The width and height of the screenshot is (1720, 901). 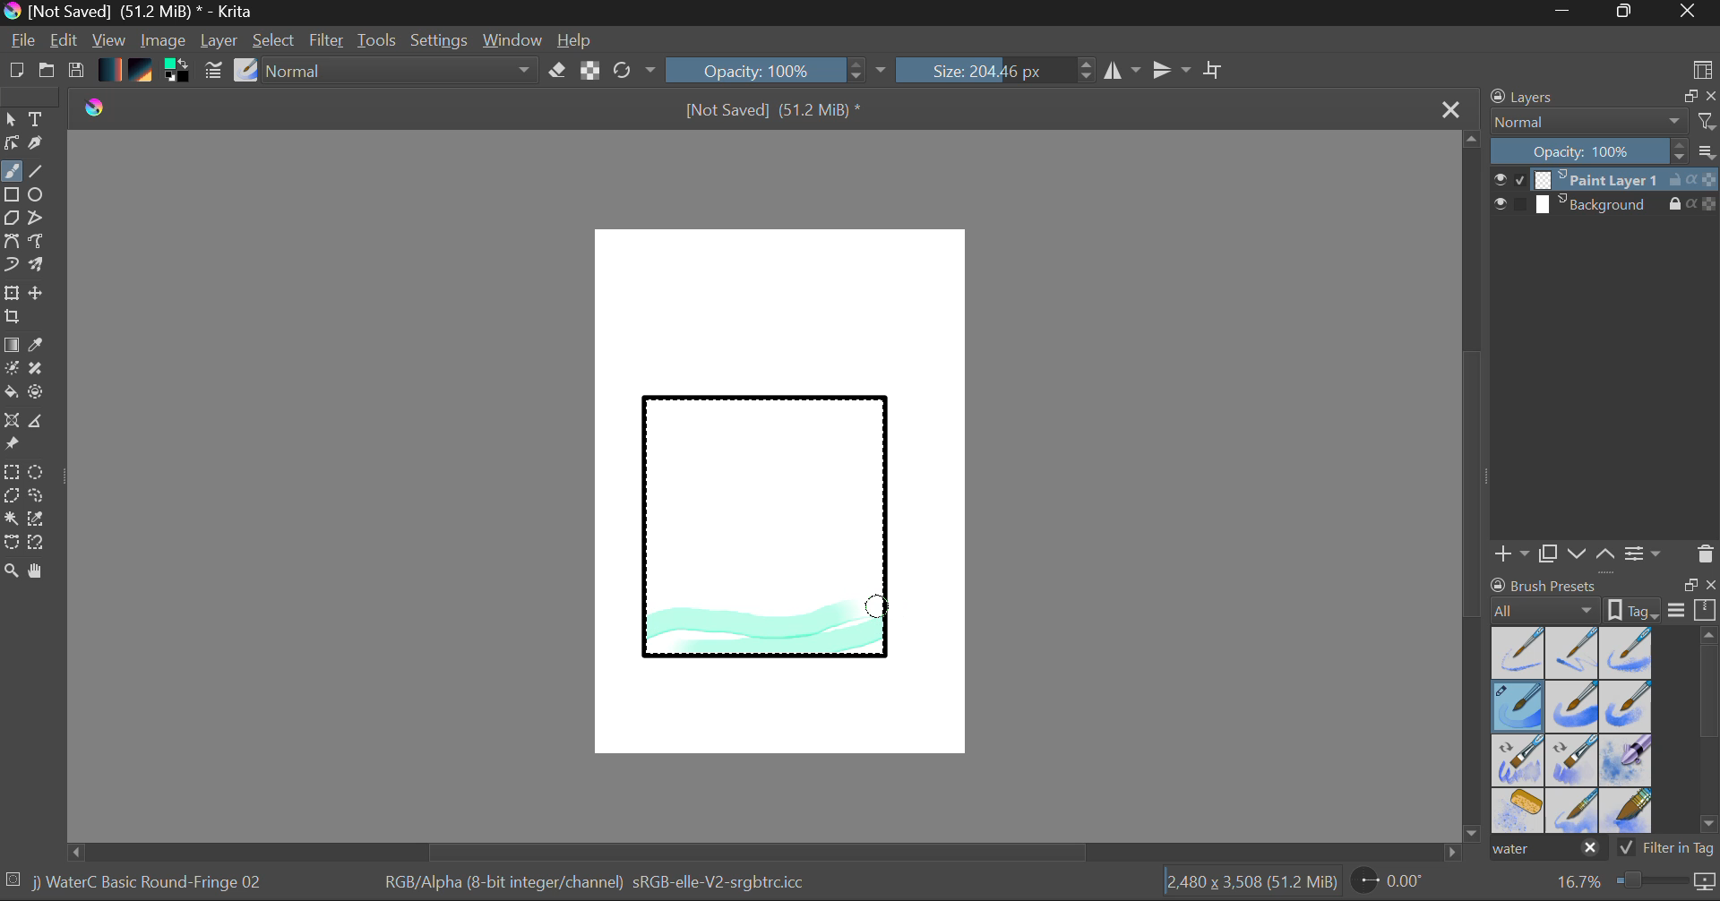 What do you see at coordinates (593, 884) in the screenshot?
I see `Color Information` at bounding box center [593, 884].